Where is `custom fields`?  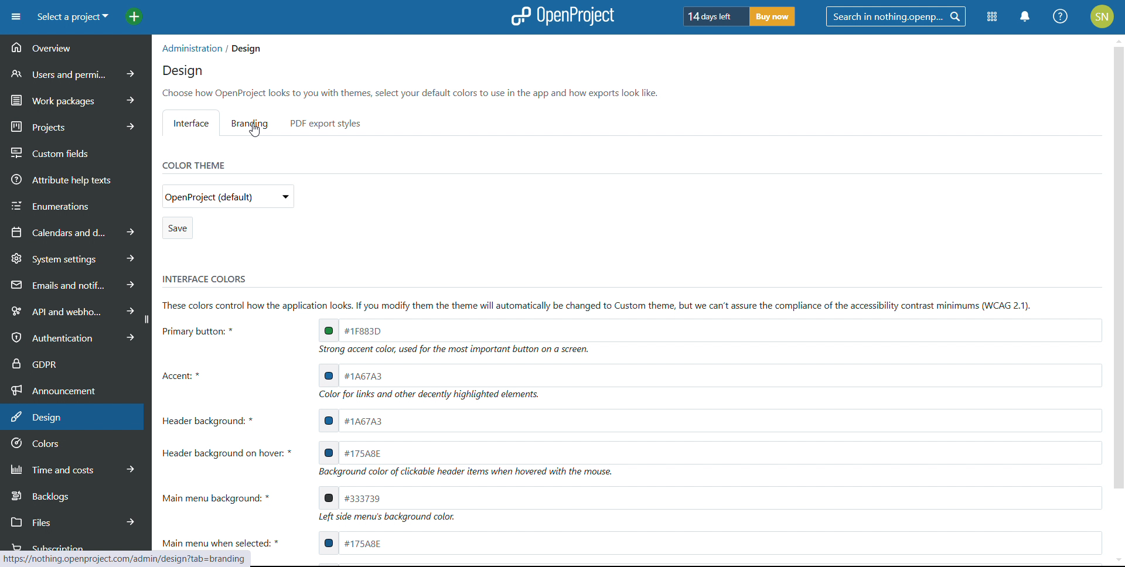 custom fields is located at coordinates (76, 150).